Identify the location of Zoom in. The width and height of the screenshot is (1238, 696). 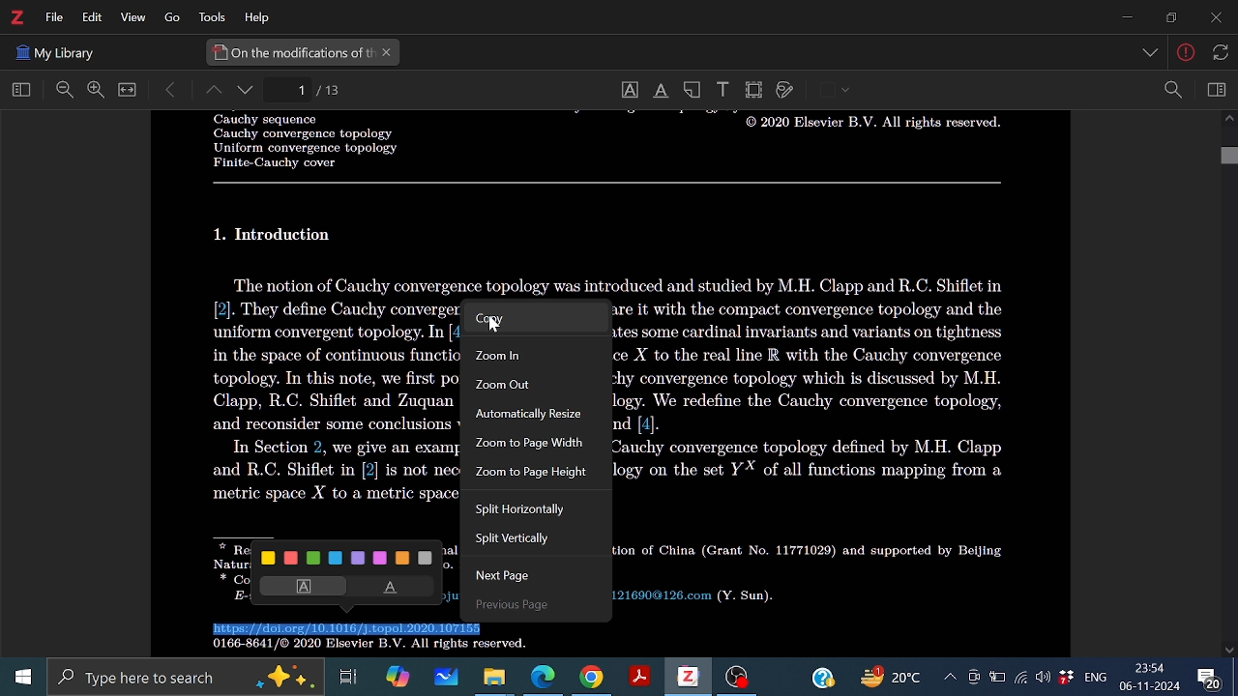
(531, 354).